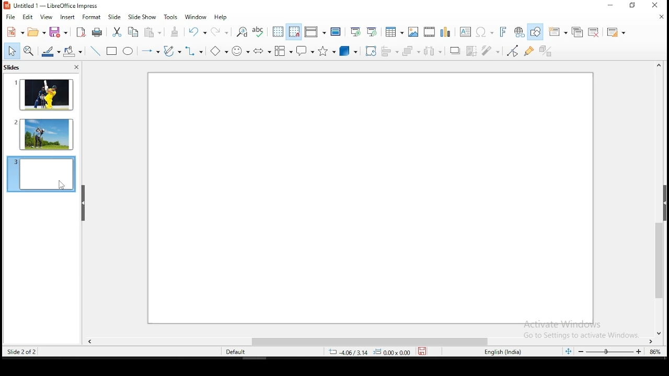 This screenshot has height=376, width=669. What do you see at coordinates (171, 52) in the screenshot?
I see `curves and polygons` at bounding box center [171, 52].